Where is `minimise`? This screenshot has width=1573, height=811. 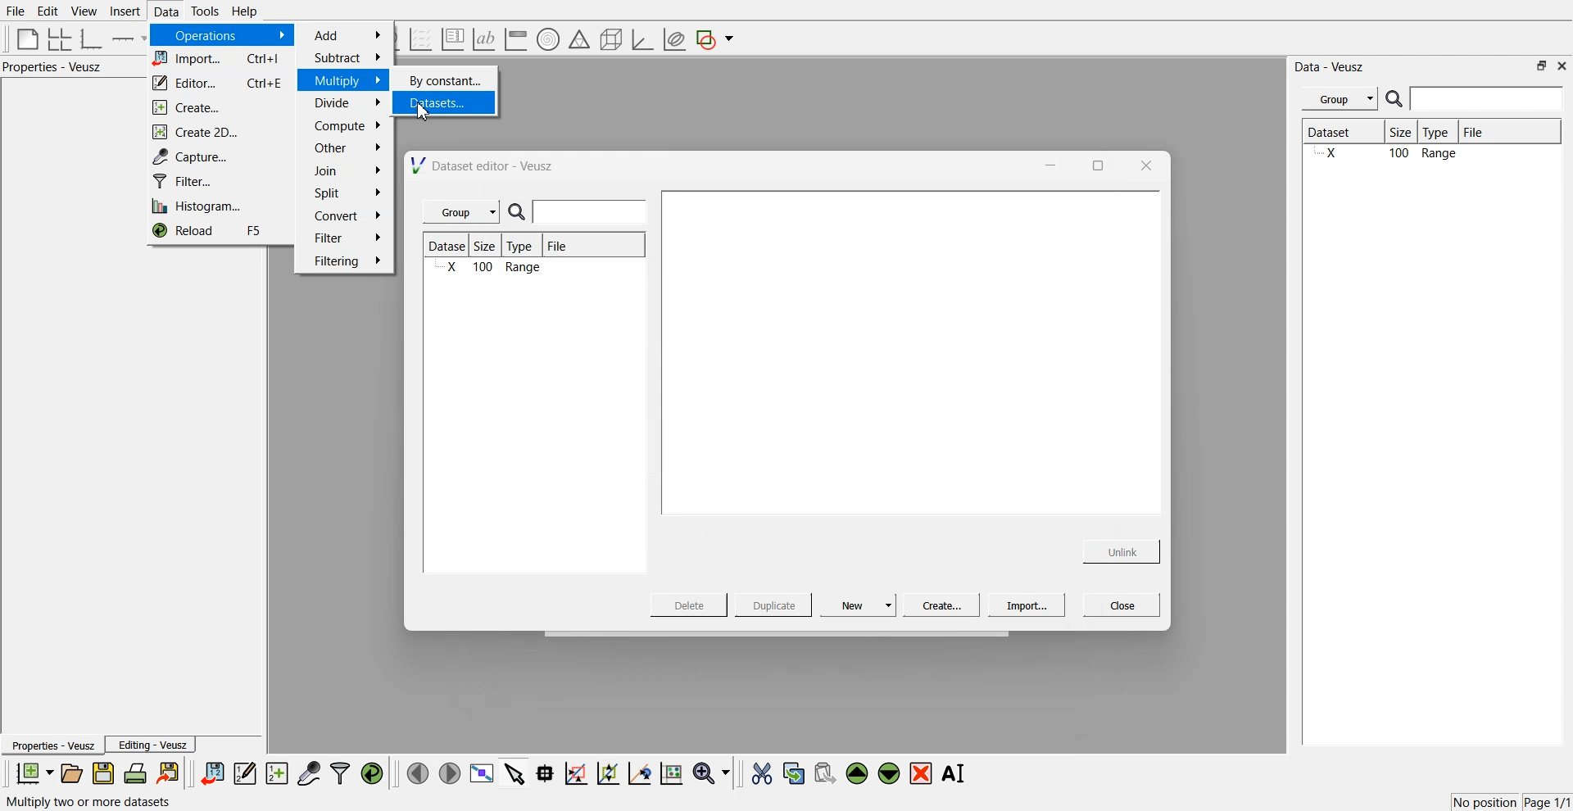 minimise is located at coordinates (1046, 164).